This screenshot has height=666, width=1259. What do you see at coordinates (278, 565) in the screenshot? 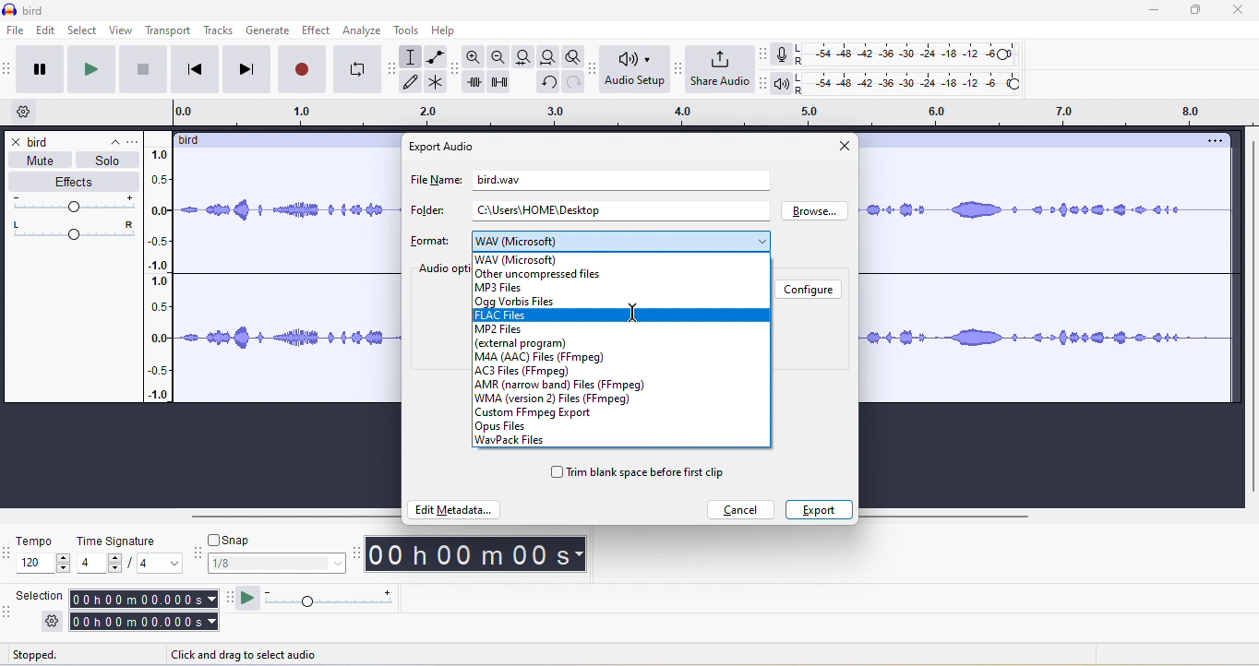
I see `snap` at bounding box center [278, 565].